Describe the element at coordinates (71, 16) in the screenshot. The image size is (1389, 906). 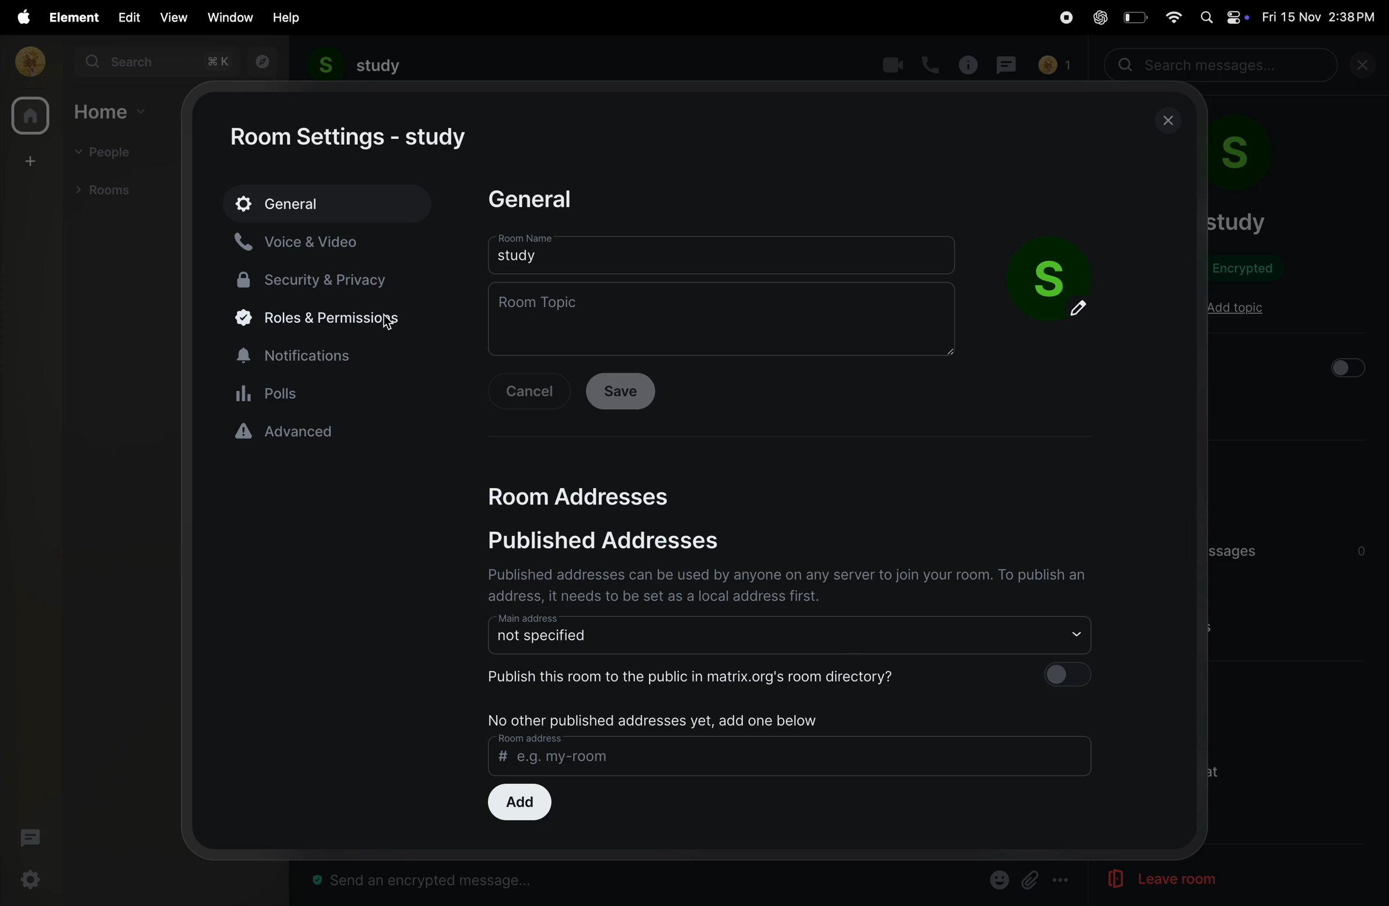
I see `element menu` at that location.